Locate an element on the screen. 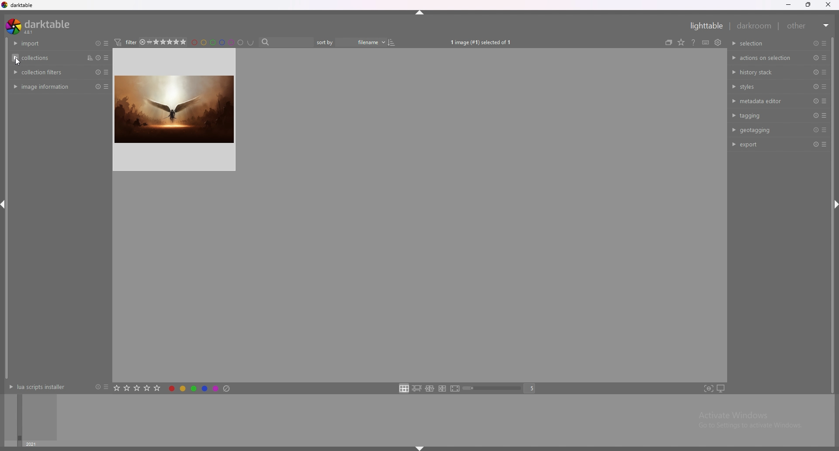 The width and height of the screenshot is (839, 451). toggle is located at coordinates (398, 42).